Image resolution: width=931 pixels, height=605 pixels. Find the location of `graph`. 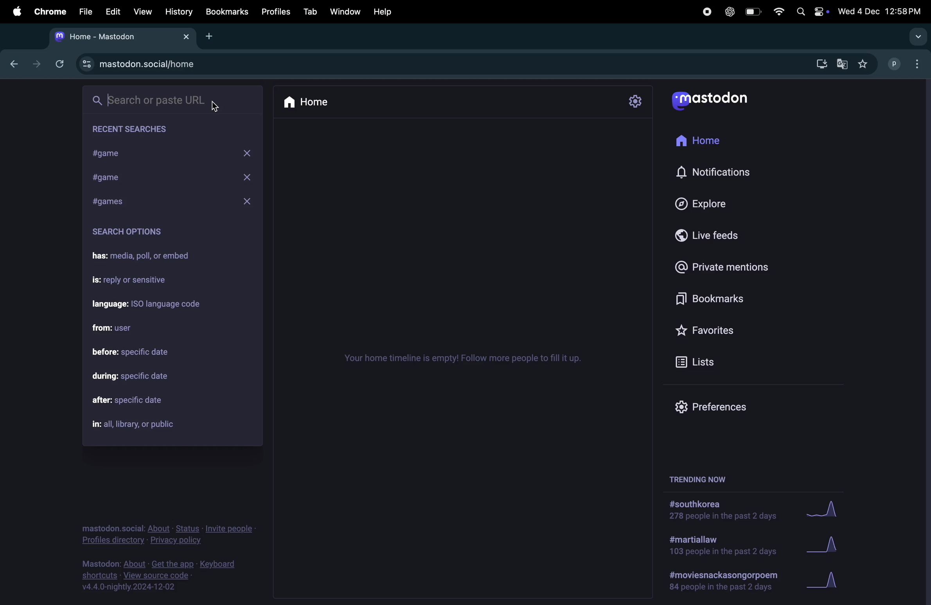

graph is located at coordinates (827, 510).